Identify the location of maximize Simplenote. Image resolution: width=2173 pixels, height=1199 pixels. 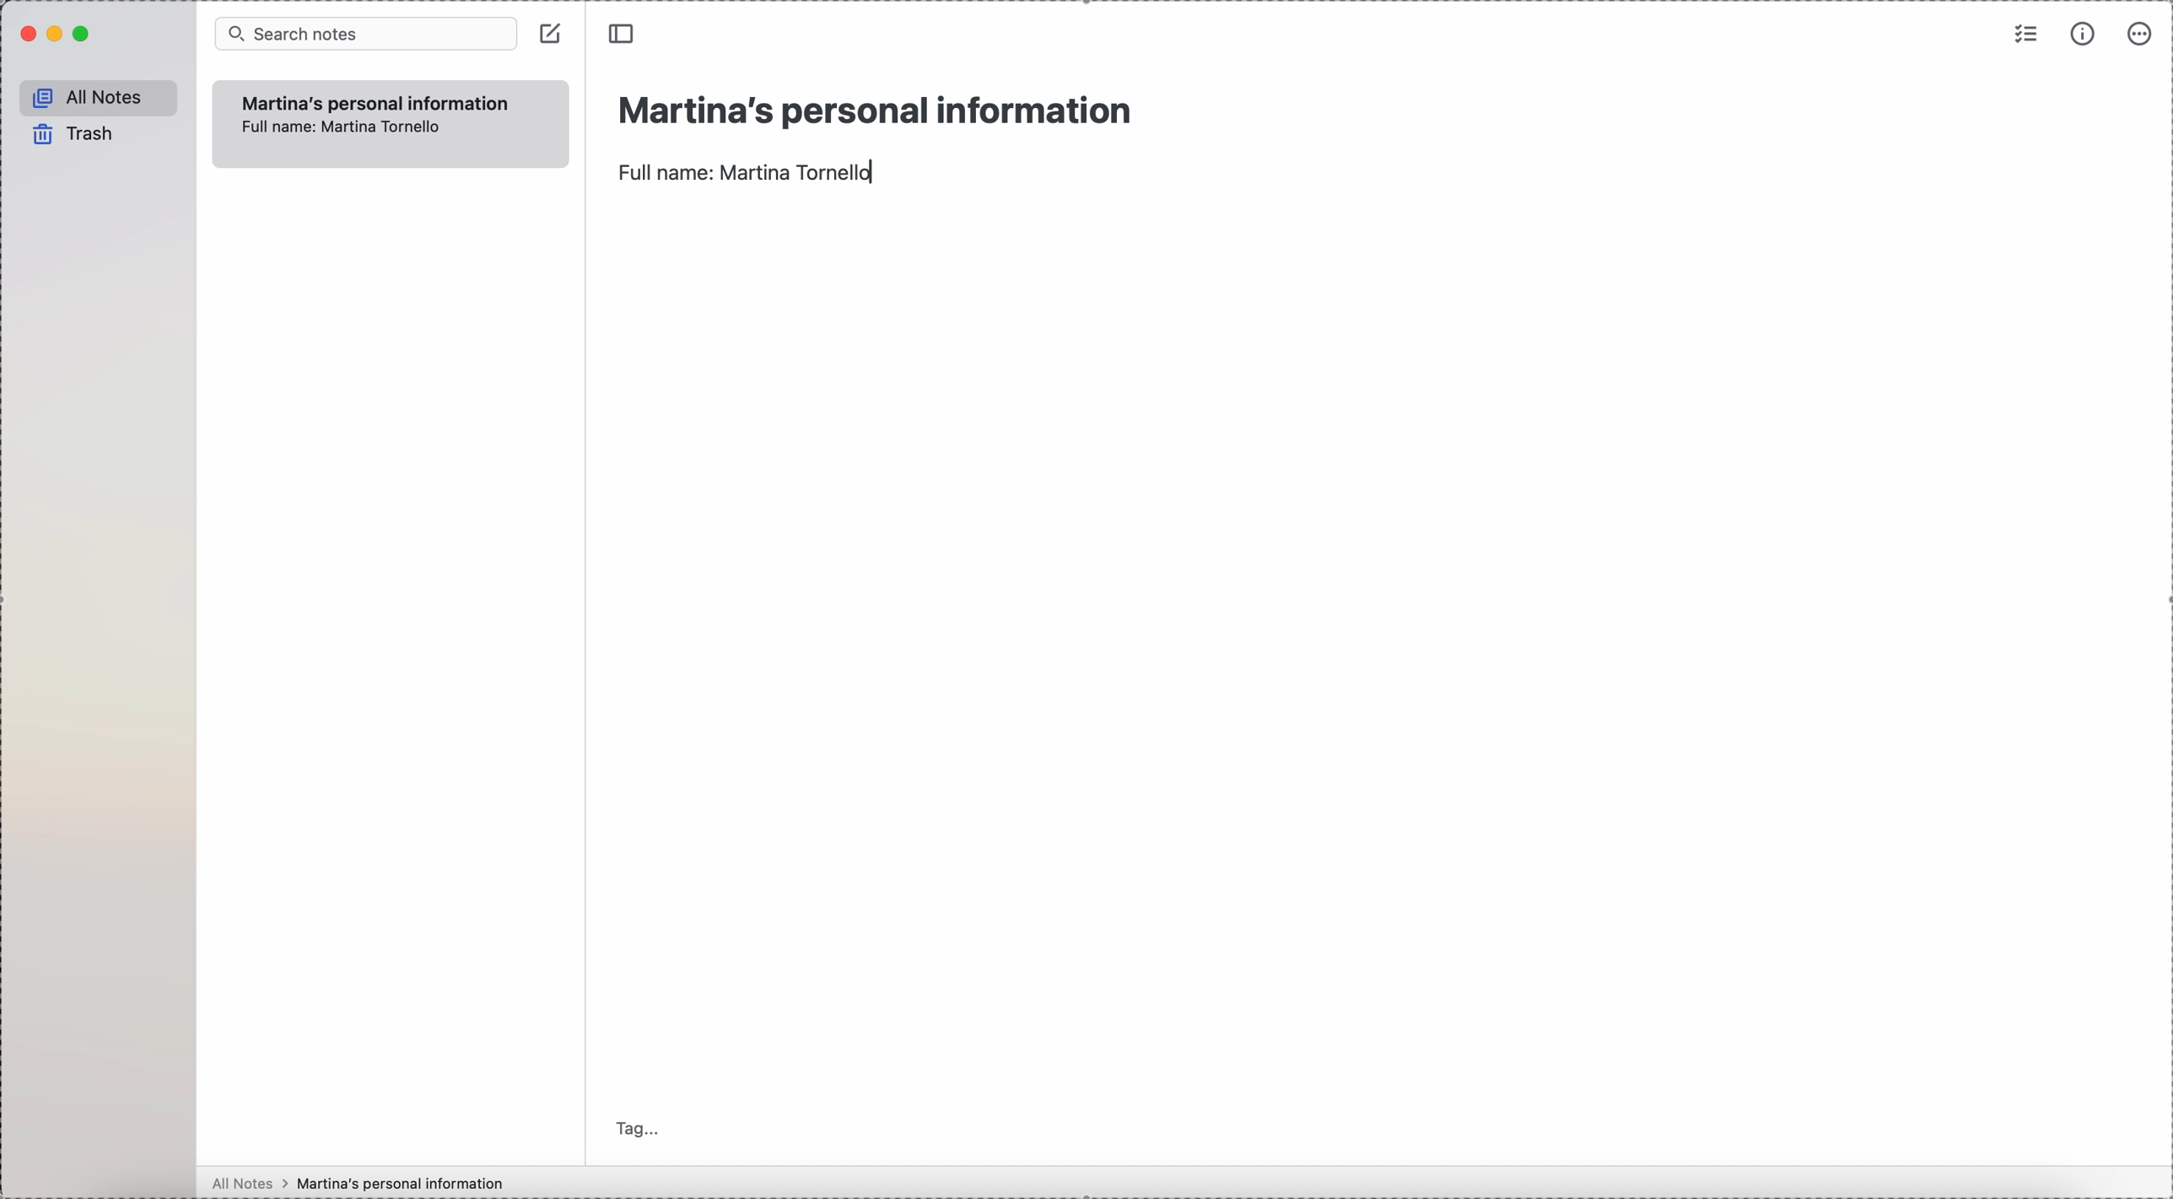
(83, 35).